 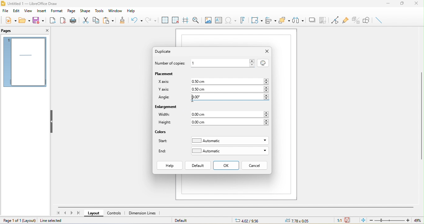 What do you see at coordinates (263, 62) in the screenshot?
I see `values from selection` at bounding box center [263, 62].